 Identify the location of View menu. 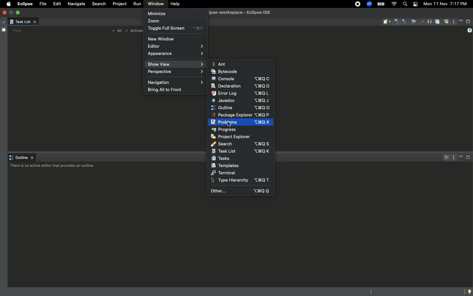
(453, 157).